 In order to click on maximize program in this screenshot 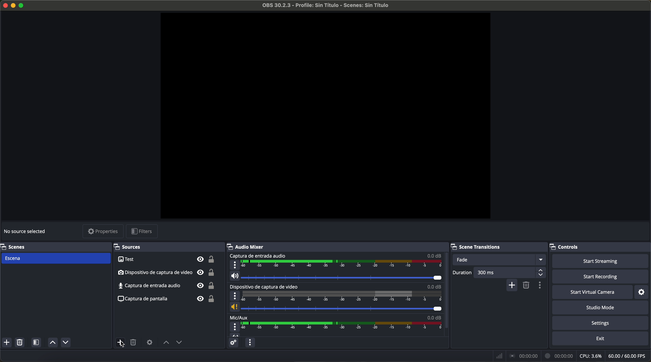, I will do `click(22, 6)`.